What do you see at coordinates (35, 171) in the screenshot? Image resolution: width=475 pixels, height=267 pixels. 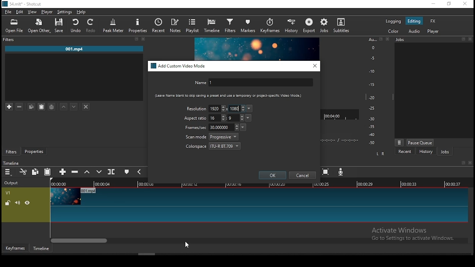 I see `copy` at bounding box center [35, 171].